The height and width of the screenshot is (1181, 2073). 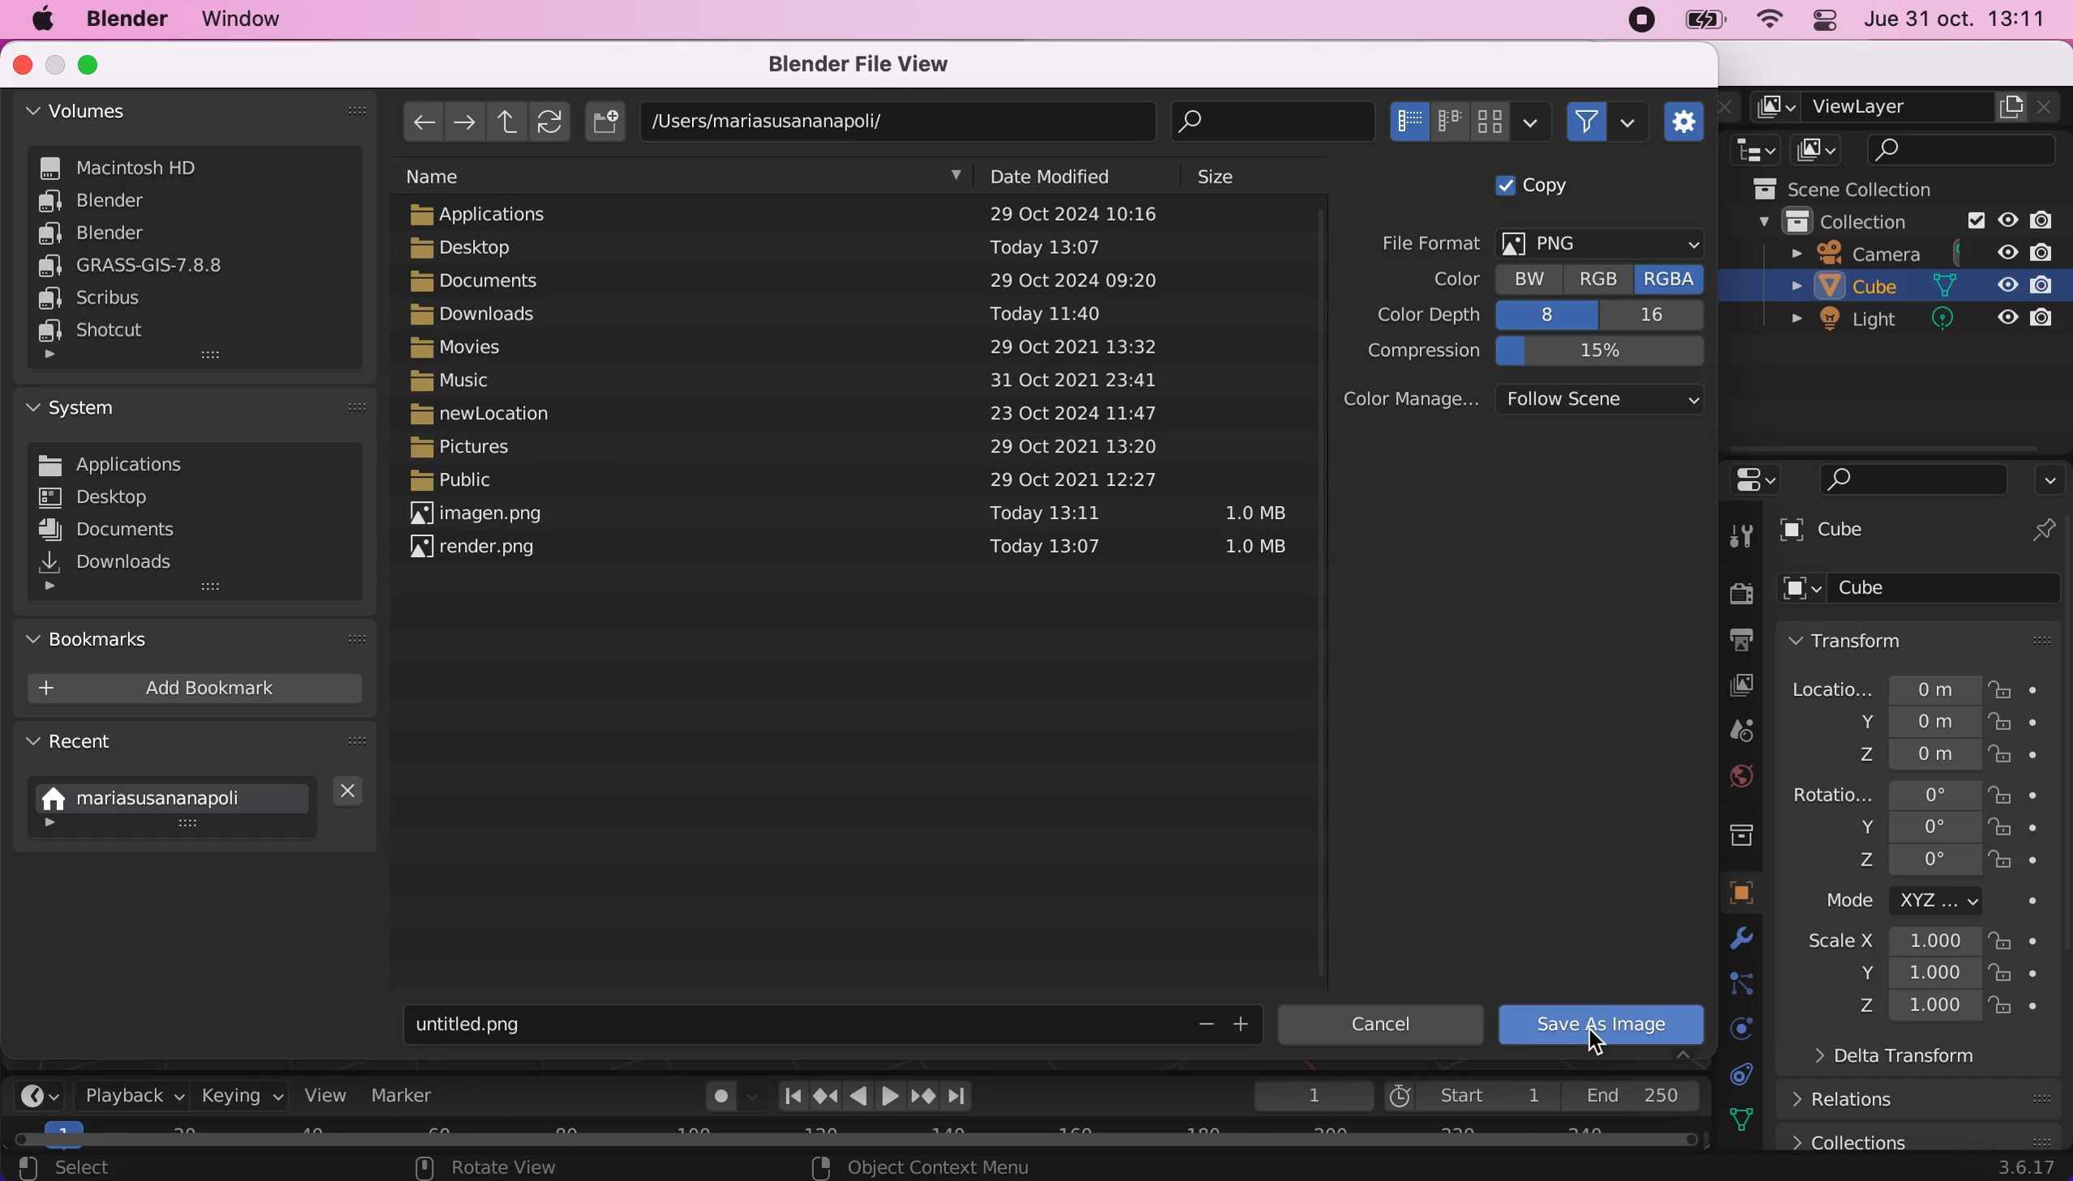 I want to click on add bookmark, so click(x=195, y=689).